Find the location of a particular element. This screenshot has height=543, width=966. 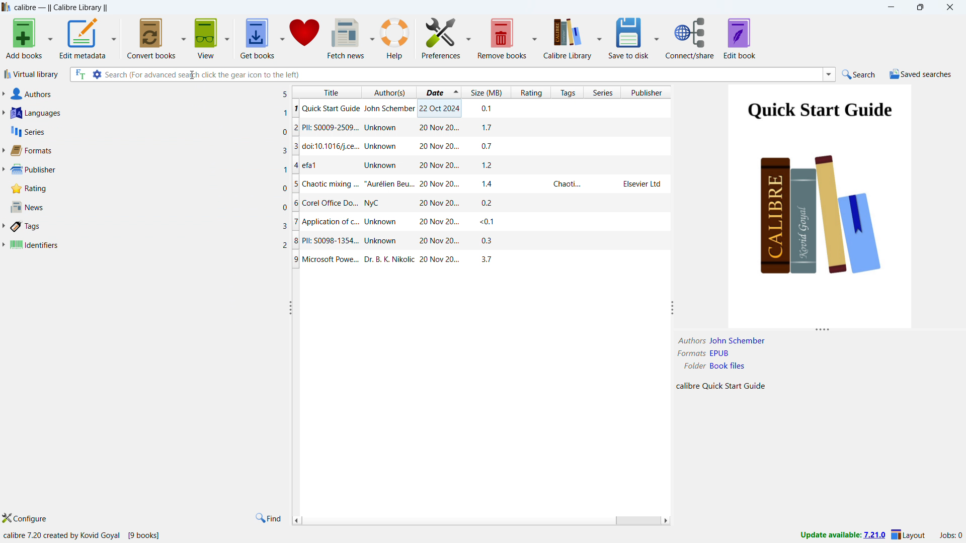

scrollbar is located at coordinates (638, 520).